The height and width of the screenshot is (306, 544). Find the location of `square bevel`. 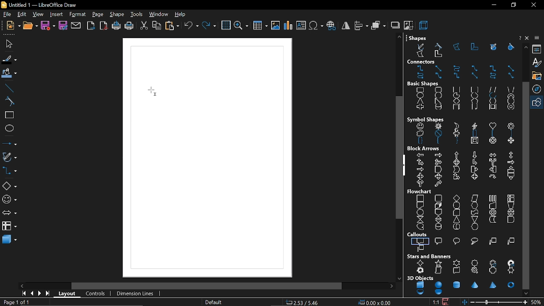

square bevel is located at coordinates (475, 142).